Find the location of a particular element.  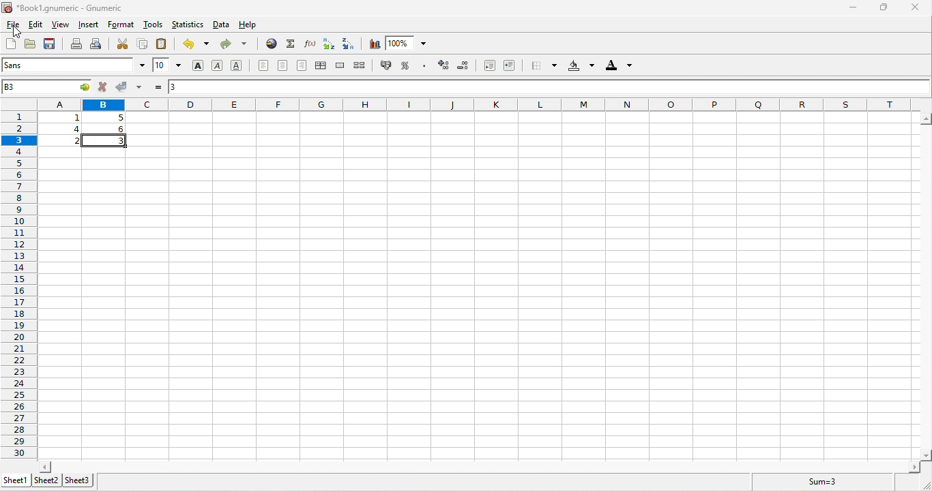

borders is located at coordinates (541, 66).